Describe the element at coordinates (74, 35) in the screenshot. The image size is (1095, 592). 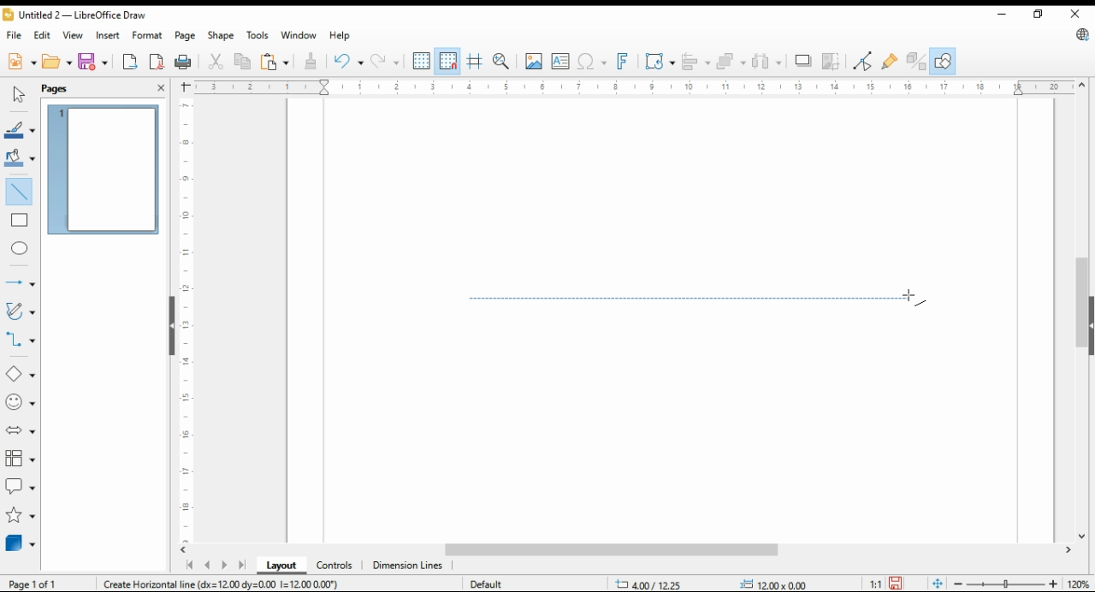
I see `view` at that location.